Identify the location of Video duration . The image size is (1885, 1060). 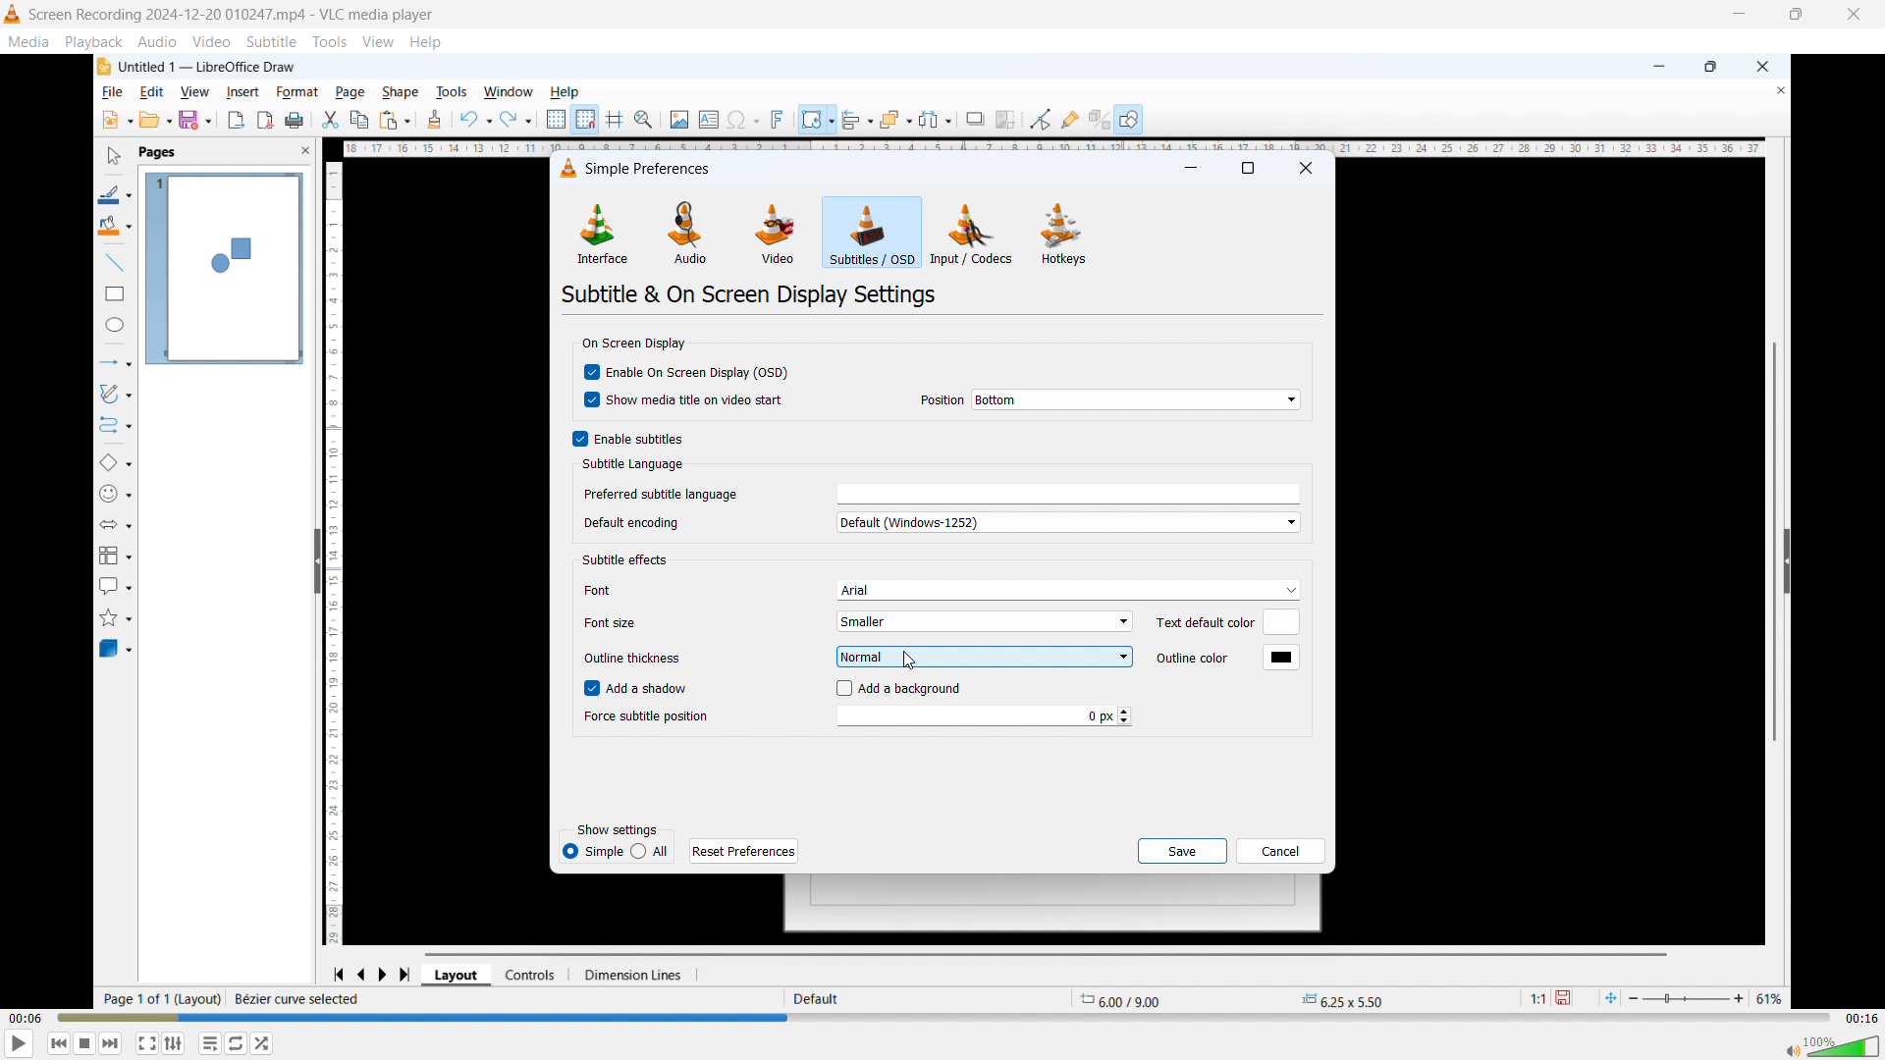
(1861, 1019).